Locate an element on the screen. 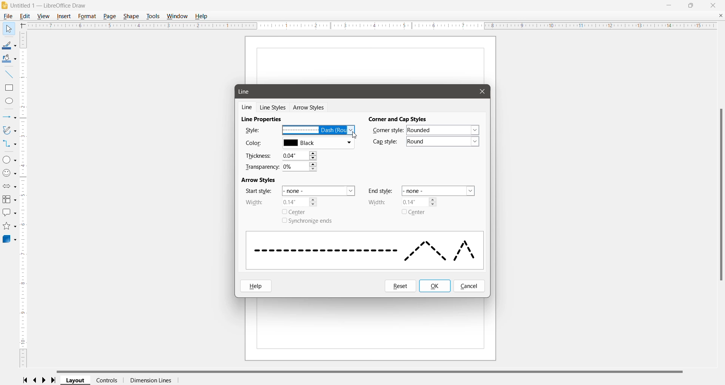 This screenshot has width=725, height=385. Corner Style is located at coordinates (387, 130).